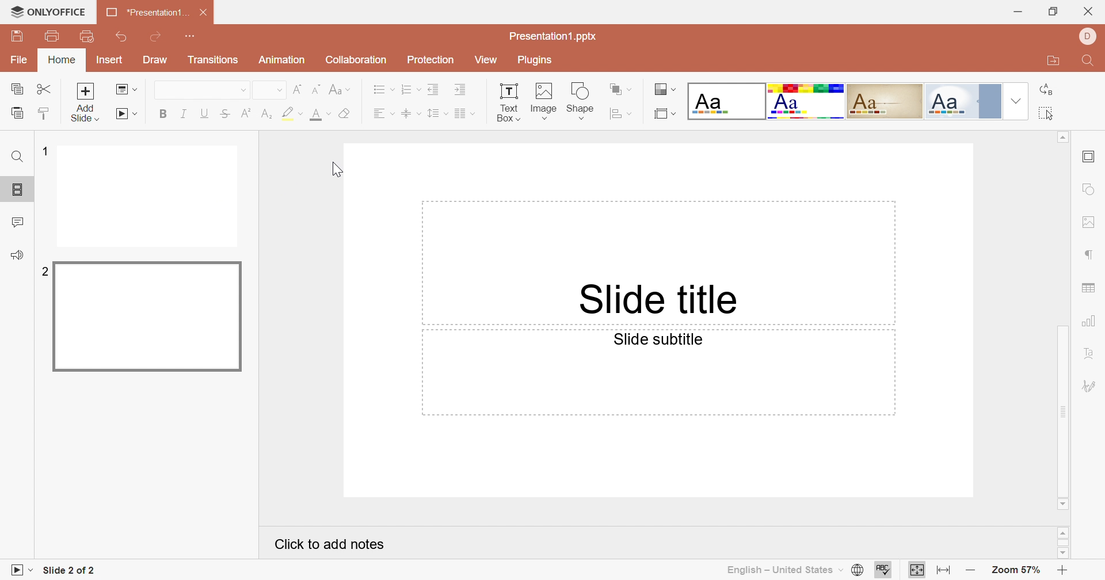 The height and width of the screenshot is (580, 1105). What do you see at coordinates (196, 36) in the screenshot?
I see `Customize quick access toolbar` at bounding box center [196, 36].